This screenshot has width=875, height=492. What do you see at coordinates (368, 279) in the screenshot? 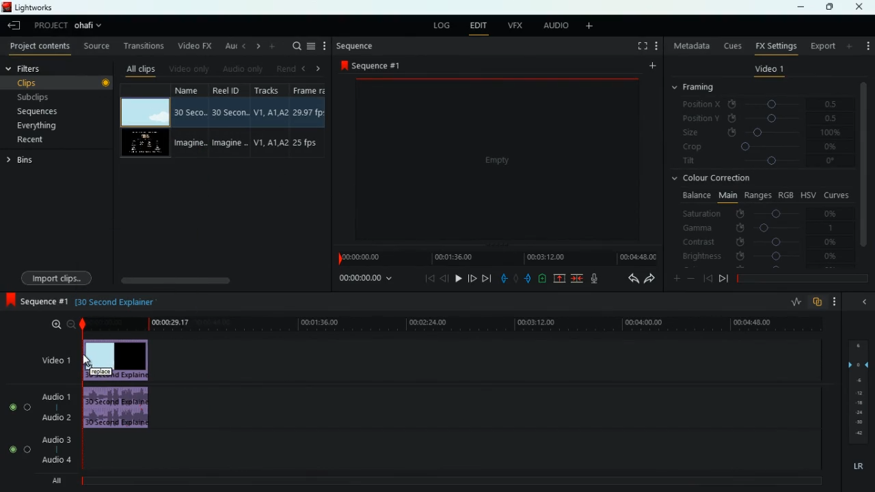
I see `time` at bounding box center [368, 279].